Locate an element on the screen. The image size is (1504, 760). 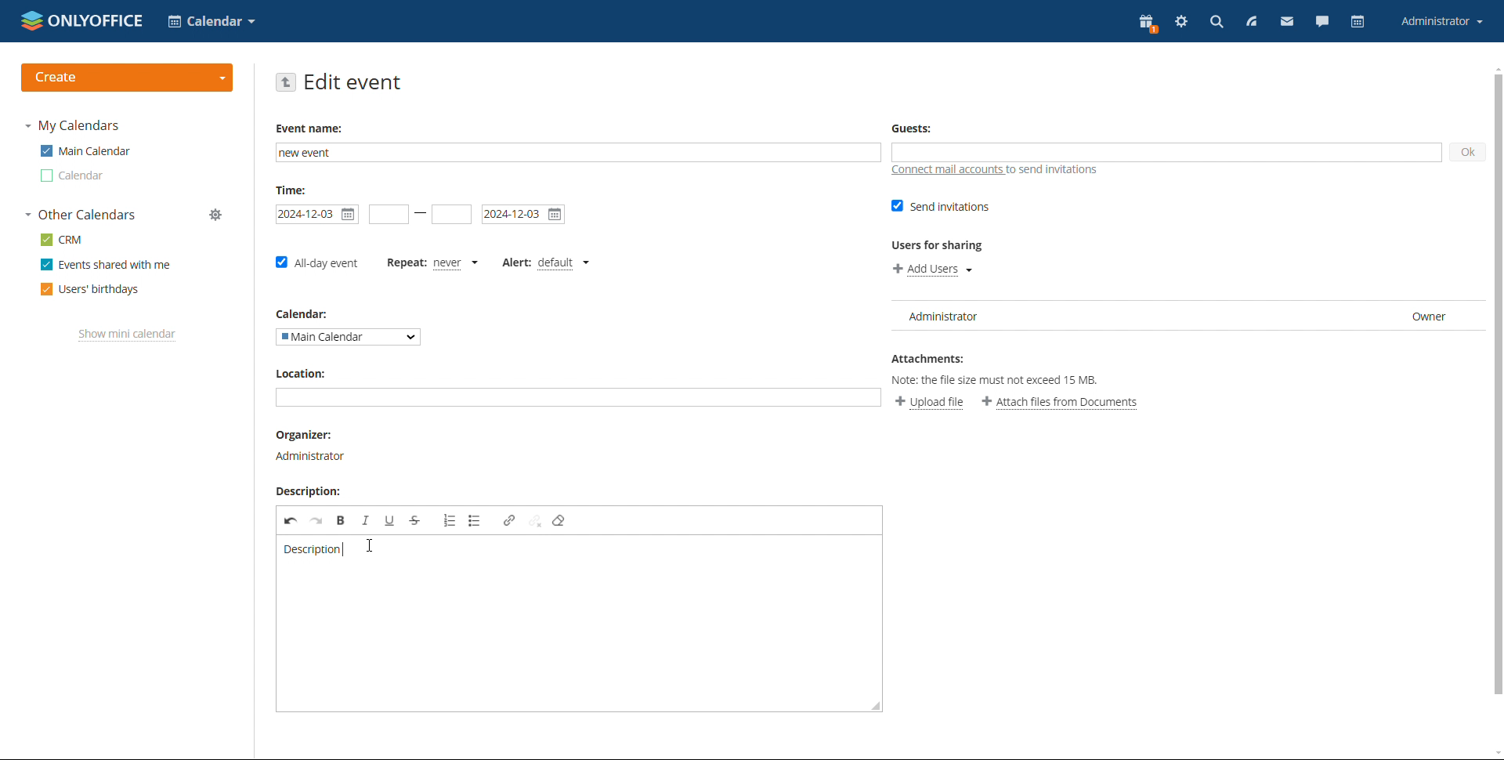
logo is located at coordinates (82, 20).